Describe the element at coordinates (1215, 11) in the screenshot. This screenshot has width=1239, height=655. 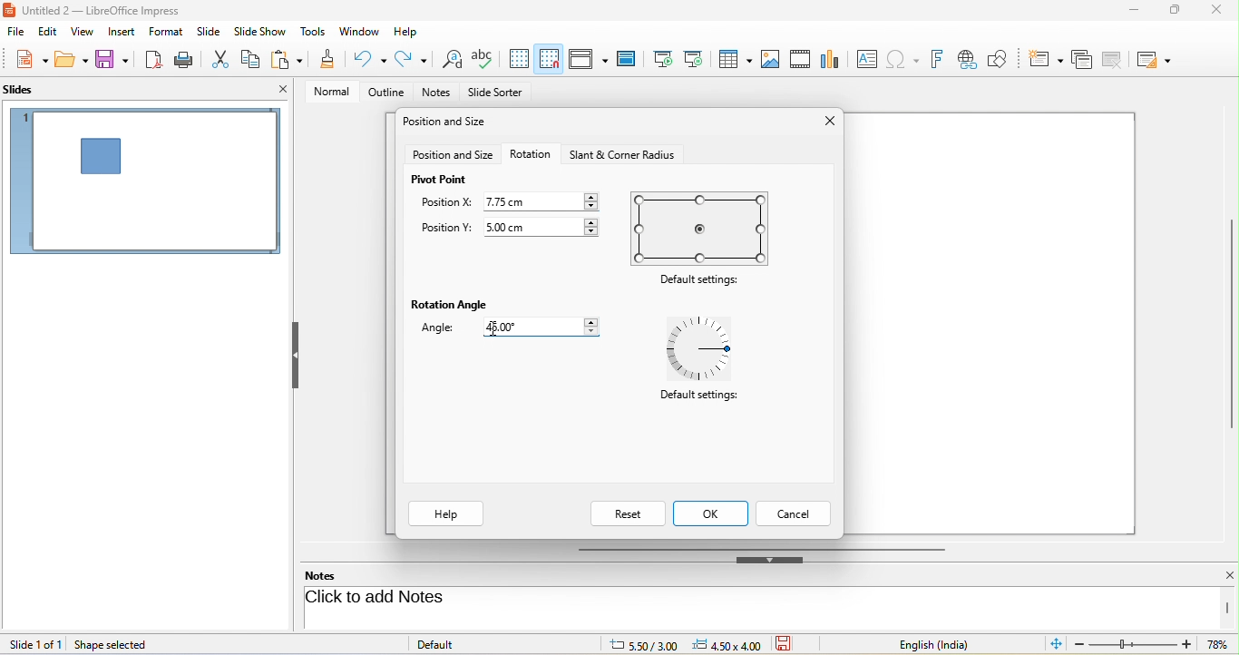
I see `close` at that location.